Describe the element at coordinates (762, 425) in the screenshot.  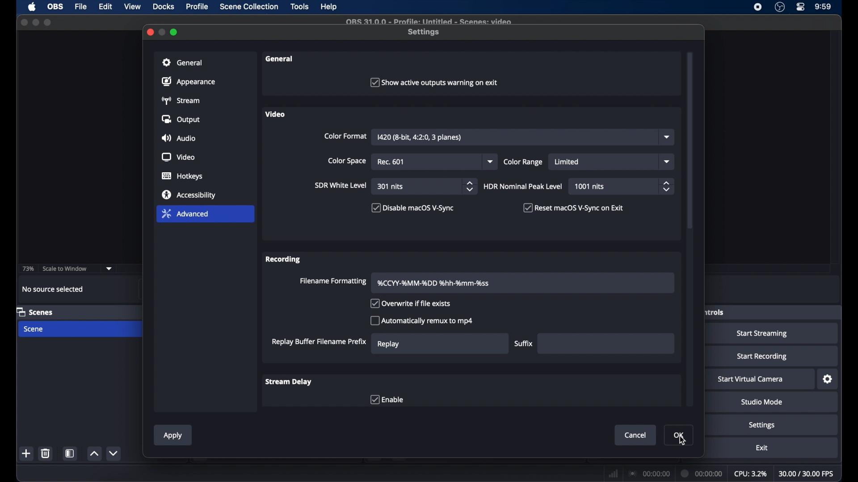
I see `settings` at that location.